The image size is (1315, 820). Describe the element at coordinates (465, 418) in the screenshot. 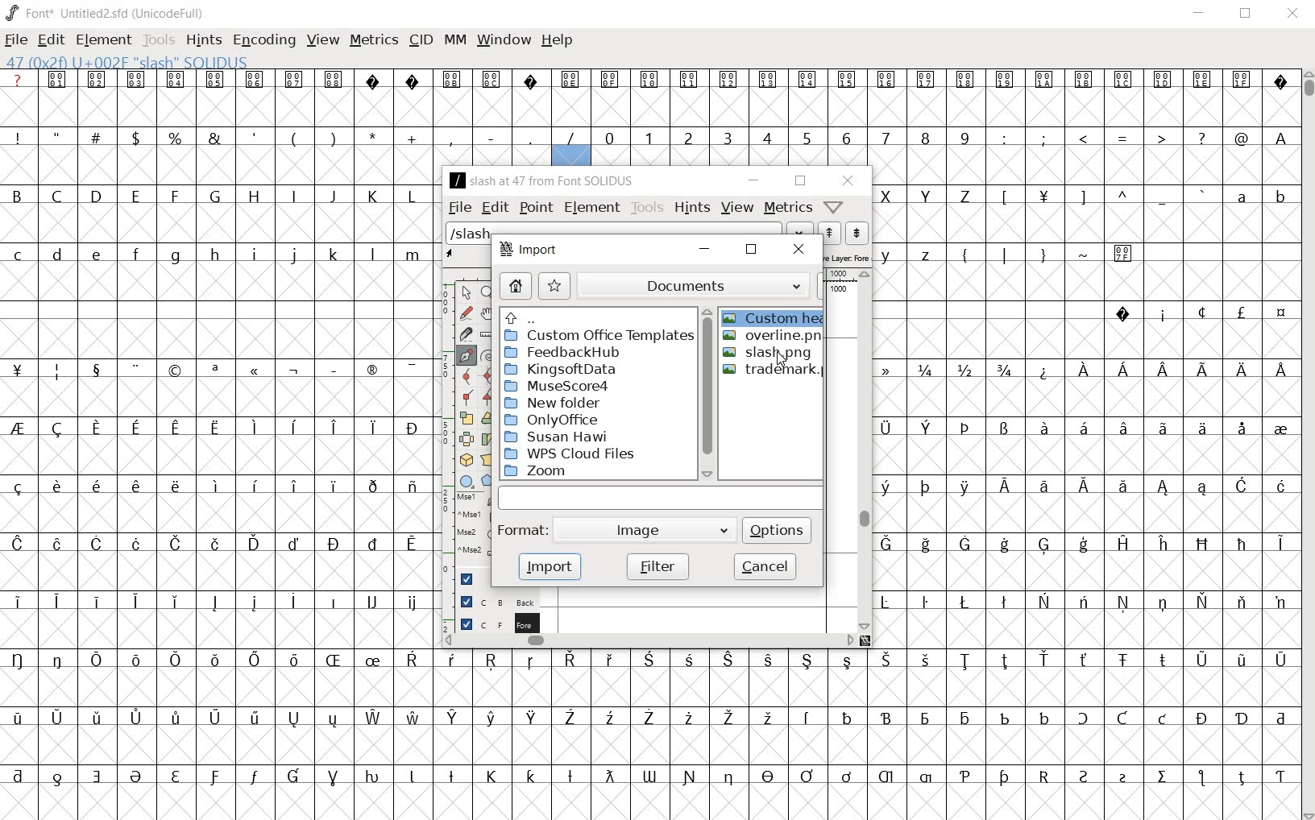

I see `scale the selection` at that location.